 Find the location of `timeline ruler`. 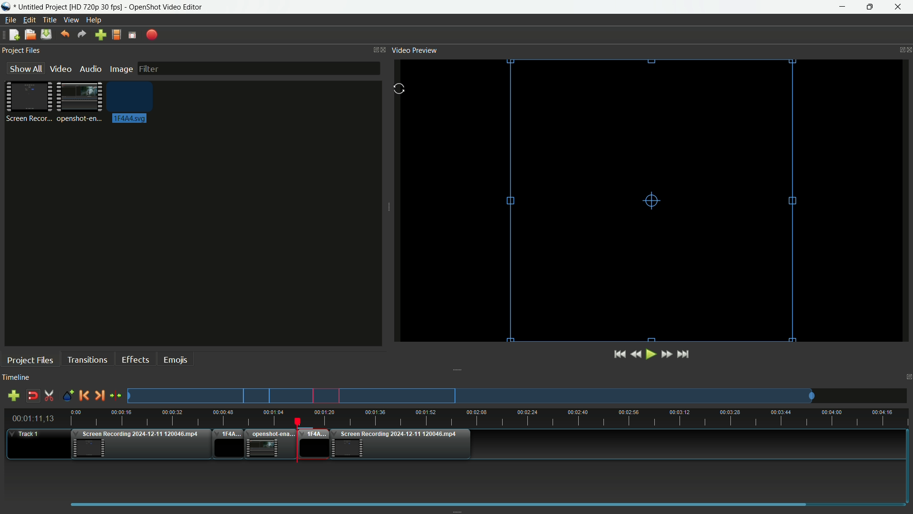

timeline ruler is located at coordinates (490, 418).